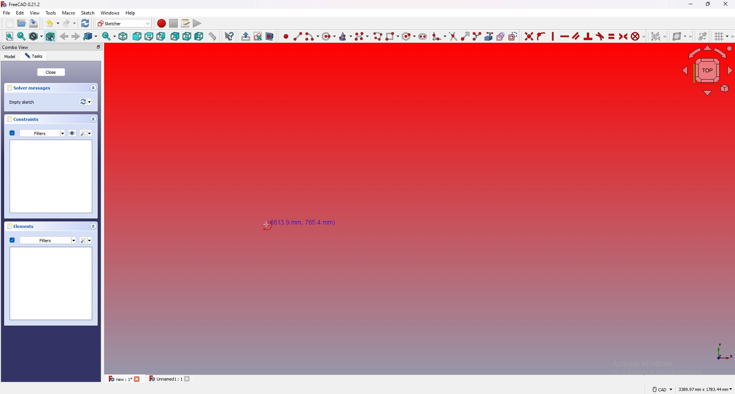 The height and width of the screenshot is (394, 735). What do you see at coordinates (577, 36) in the screenshot?
I see `constraint parallel` at bounding box center [577, 36].